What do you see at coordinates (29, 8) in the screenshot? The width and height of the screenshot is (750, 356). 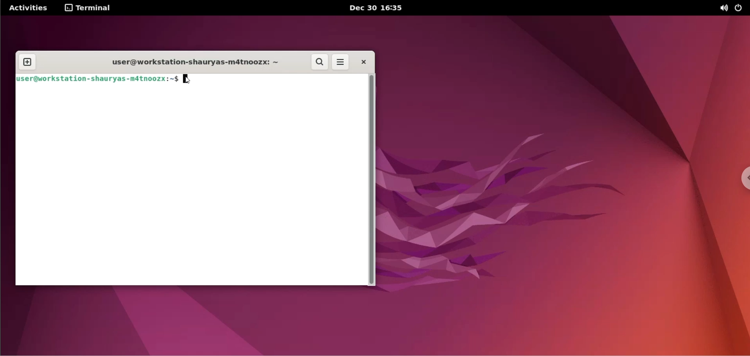 I see `activities` at bounding box center [29, 8].